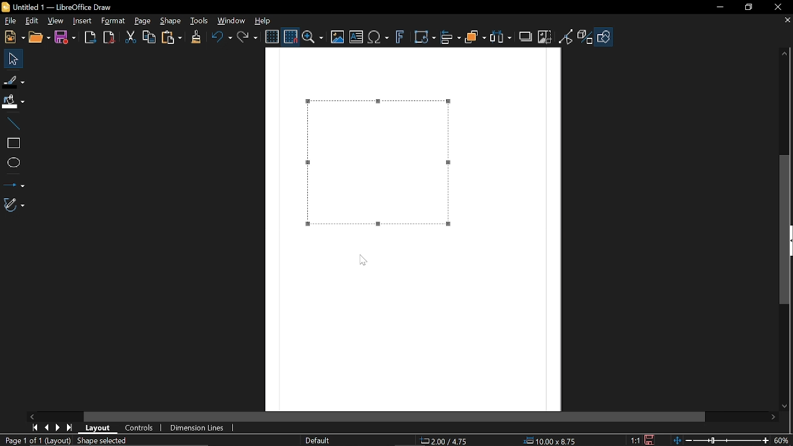 The height and width of the screenshot is (446, 793). Describe the element at coordinates (785, 54) in the screenshot. I see `Move up` at that location.